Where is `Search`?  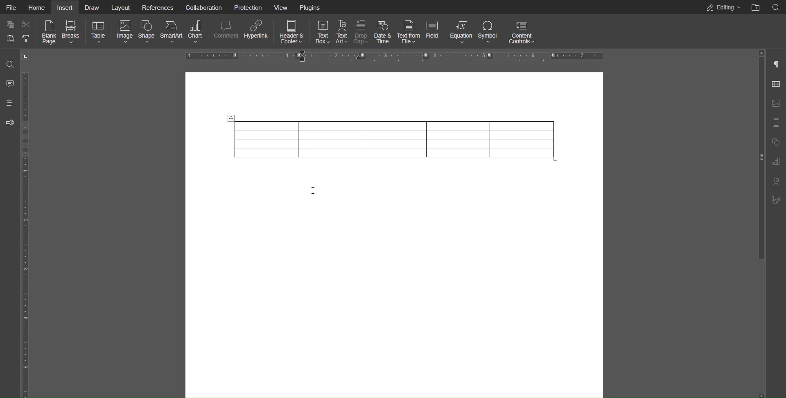 Search is located at coordinates (775, 7).